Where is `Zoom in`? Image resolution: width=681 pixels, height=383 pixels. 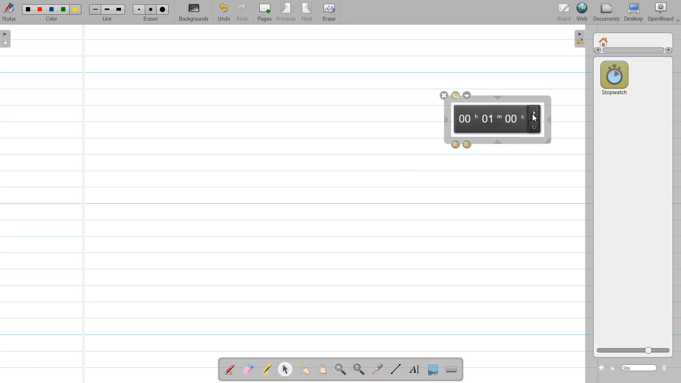
Zoom in is located at coordinates (341, 369).